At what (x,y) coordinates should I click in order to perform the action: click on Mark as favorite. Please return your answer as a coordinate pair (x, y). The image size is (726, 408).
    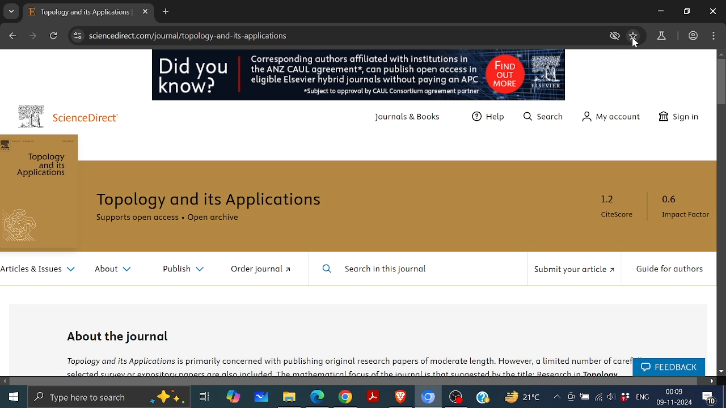
    Looking at the image, I should click on (633, 35).